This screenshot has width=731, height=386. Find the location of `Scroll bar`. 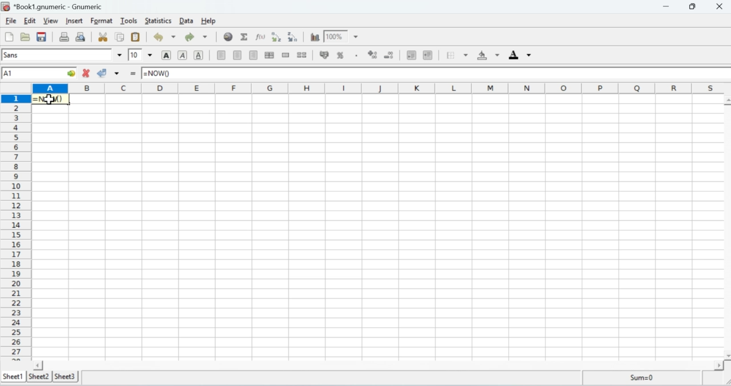

Scroll bar is located at coordinates (724, 227).